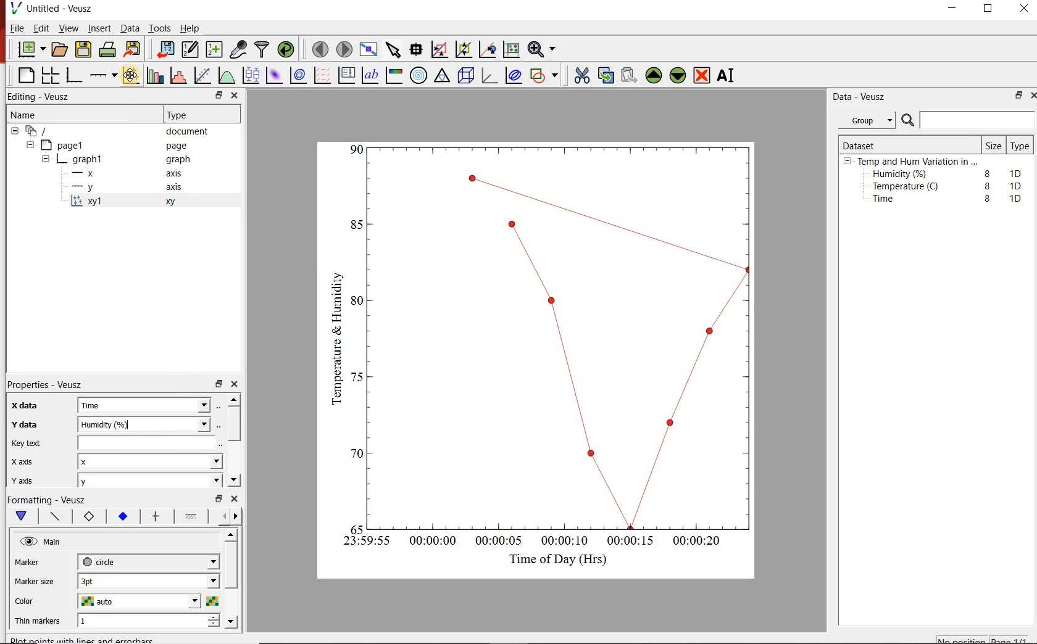 This screenshot has height=644, width=1037. What do you see at coordinates (35, 116) in the screenshot?
I see `Name` at bounding box center [35, 116].